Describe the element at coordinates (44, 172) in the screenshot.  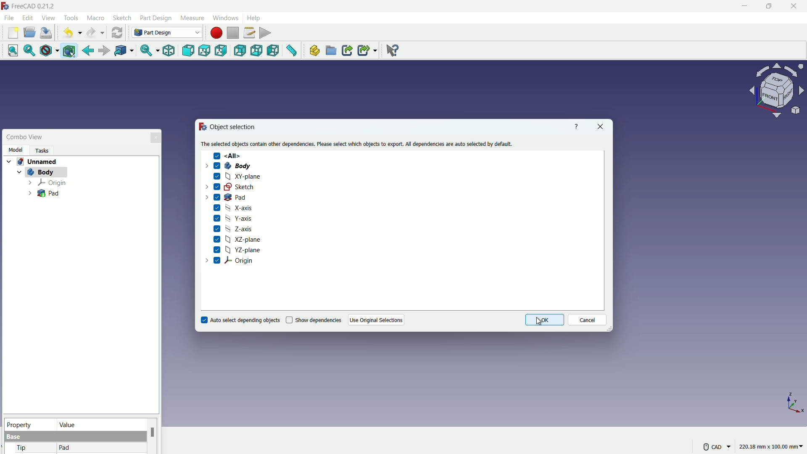
I see `Body` at that location.